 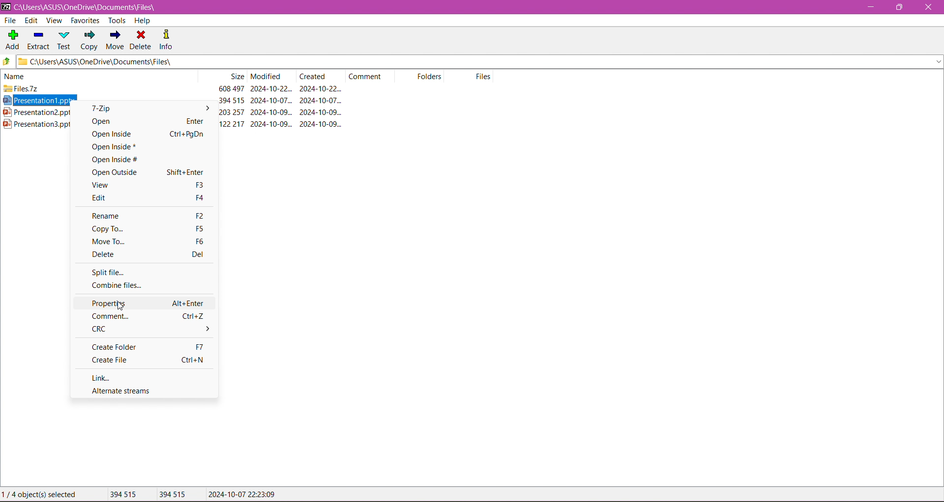 I want to click on presentation2.pptx, so click(x=35, y=112).